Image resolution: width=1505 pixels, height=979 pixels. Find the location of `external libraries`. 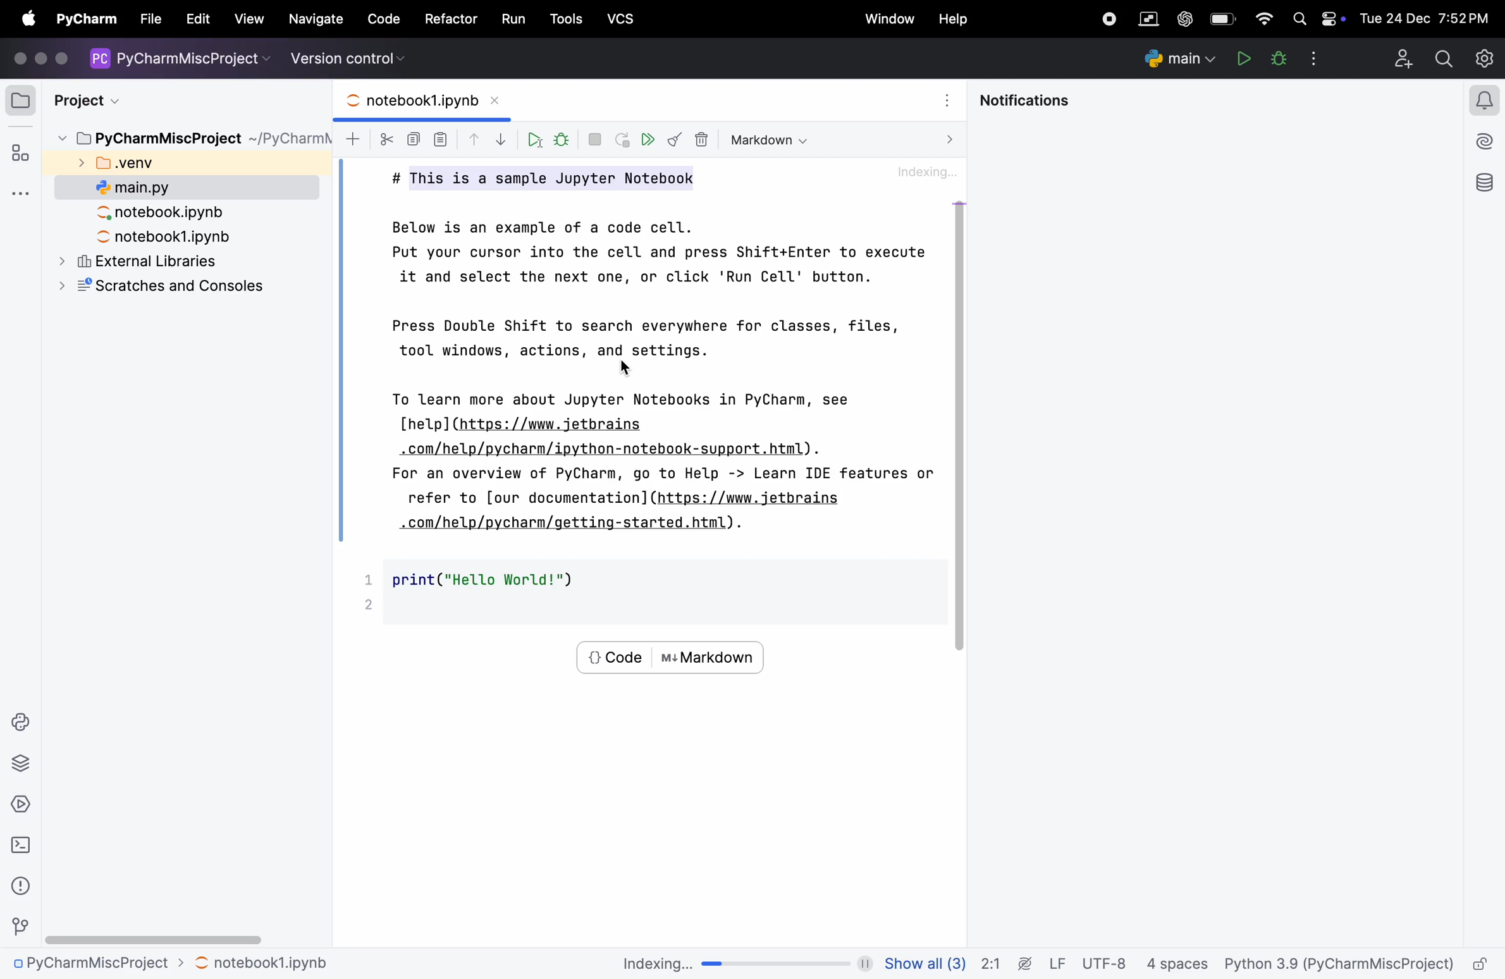

external libraries is located at coordinates (151, 259).